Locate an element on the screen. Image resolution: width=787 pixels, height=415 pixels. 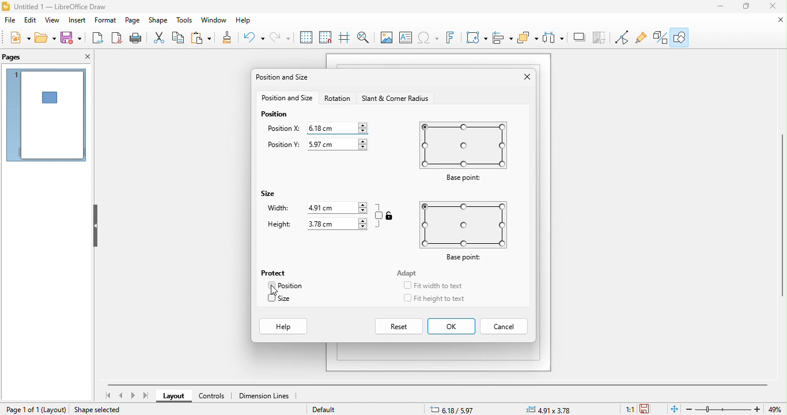
minimize is located at coordinates (721, 6).